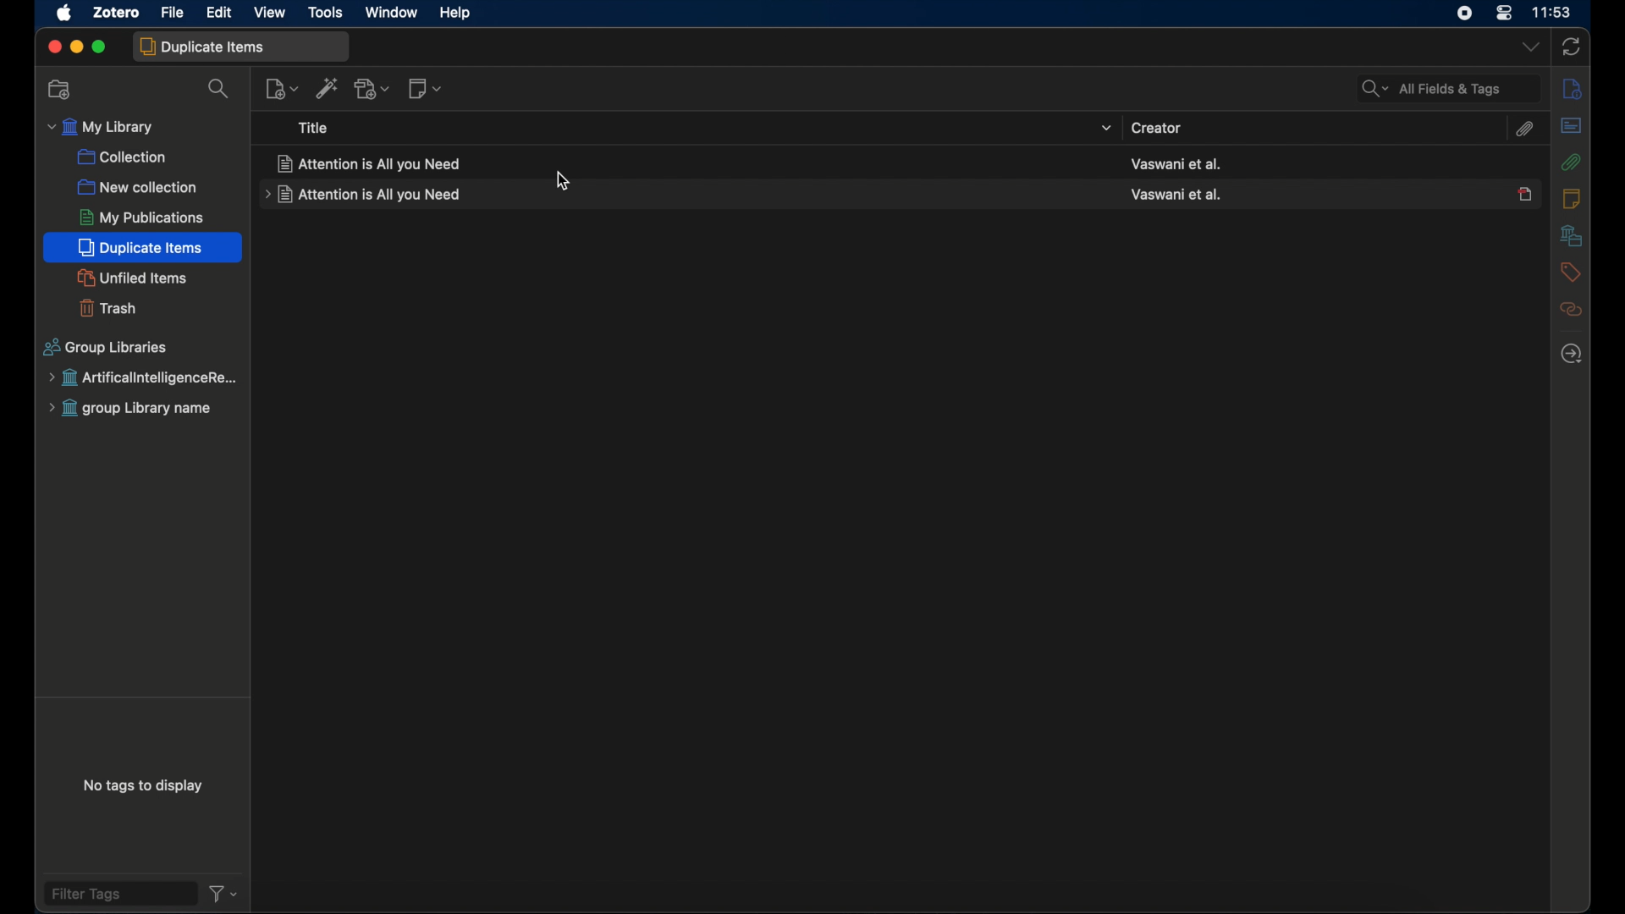 This screenshot has height=914, width=1625. Describe the element at coordinates (223, 895) in the screenshot. I see `filter` at that location.